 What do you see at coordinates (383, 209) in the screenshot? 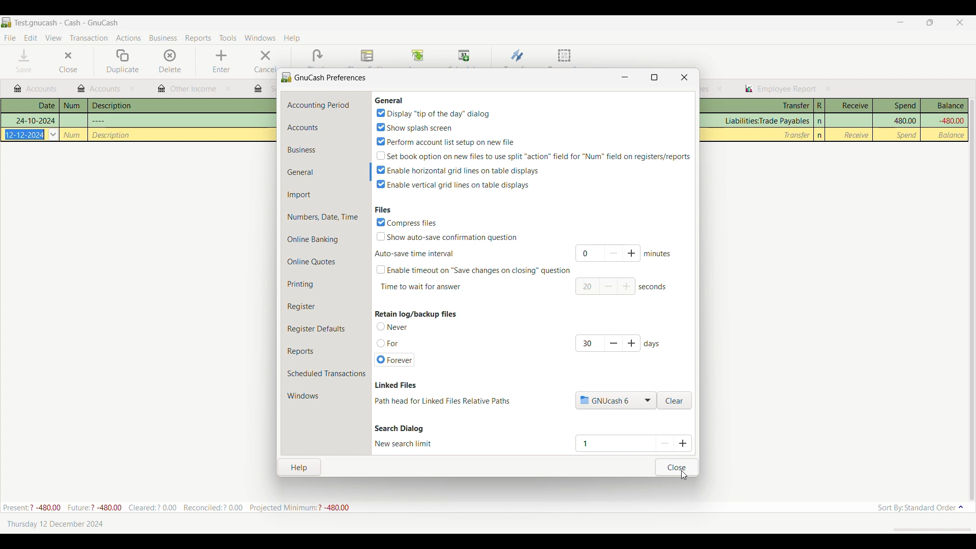
I see `Section title` at bounding box center [383, 209].